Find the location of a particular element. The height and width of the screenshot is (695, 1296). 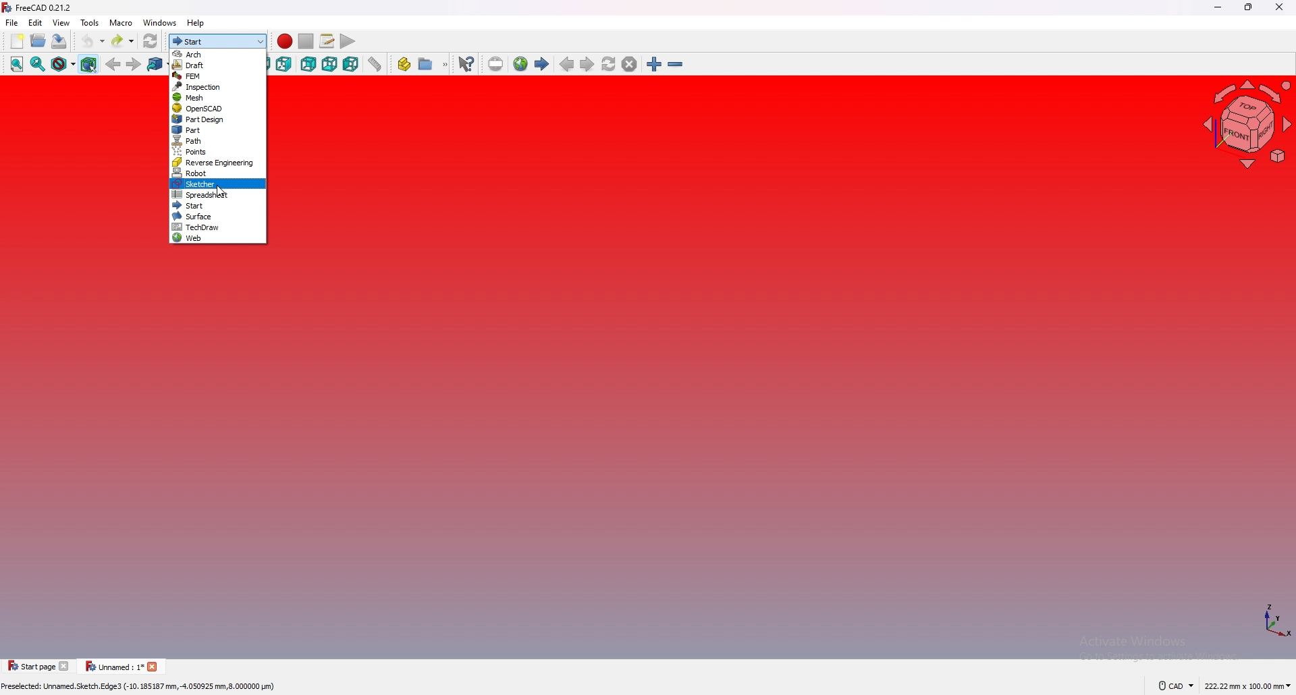

rear is located at coordinates (308, 64).